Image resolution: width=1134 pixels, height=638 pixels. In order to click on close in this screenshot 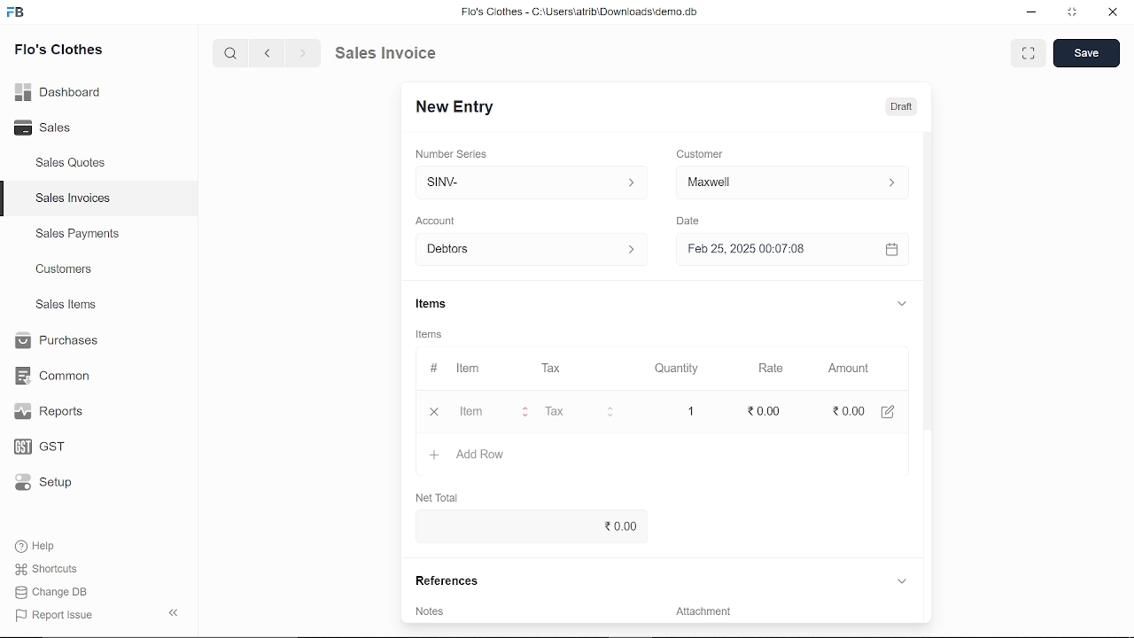, I will do `click(433, 412)`.